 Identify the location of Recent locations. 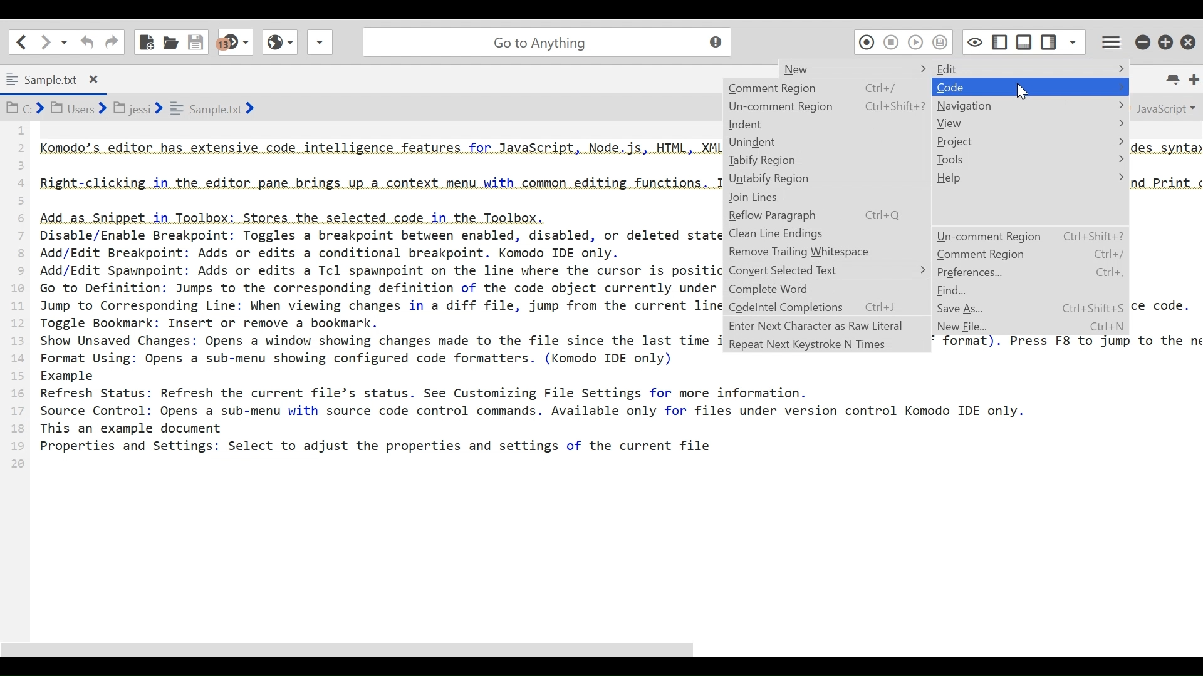
(65, 43).